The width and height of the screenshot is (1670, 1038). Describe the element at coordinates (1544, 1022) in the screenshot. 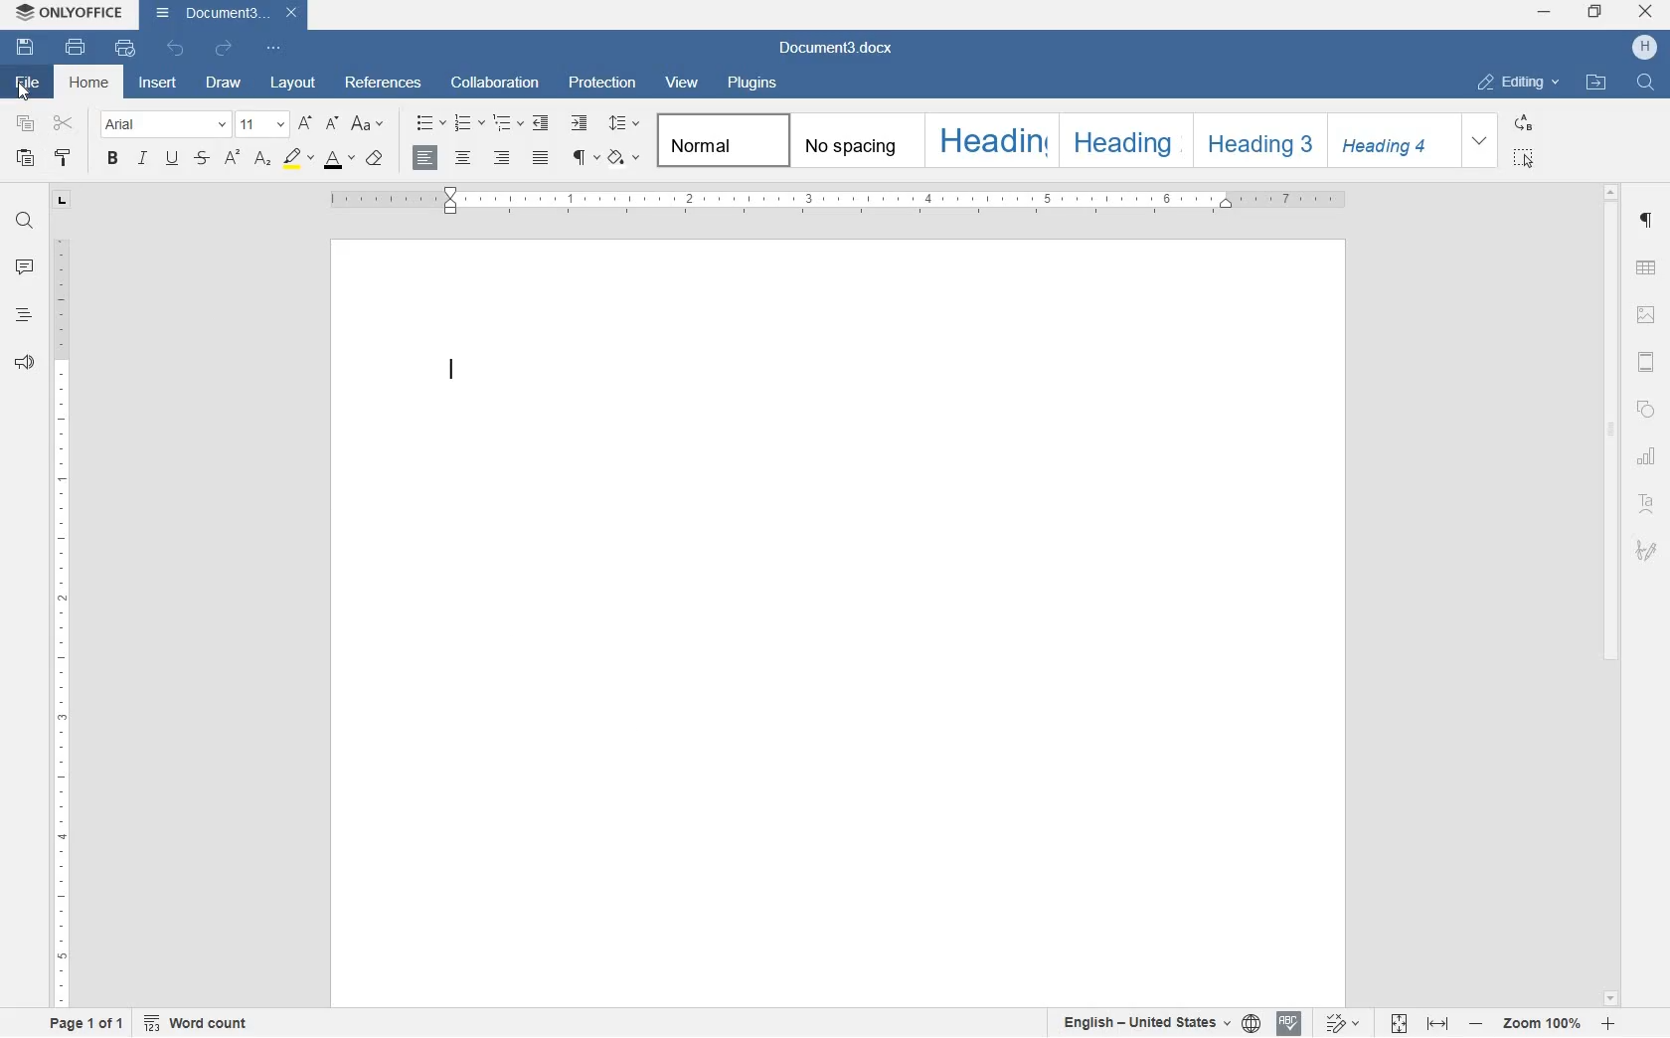

I see `zoom in or out` at that location.